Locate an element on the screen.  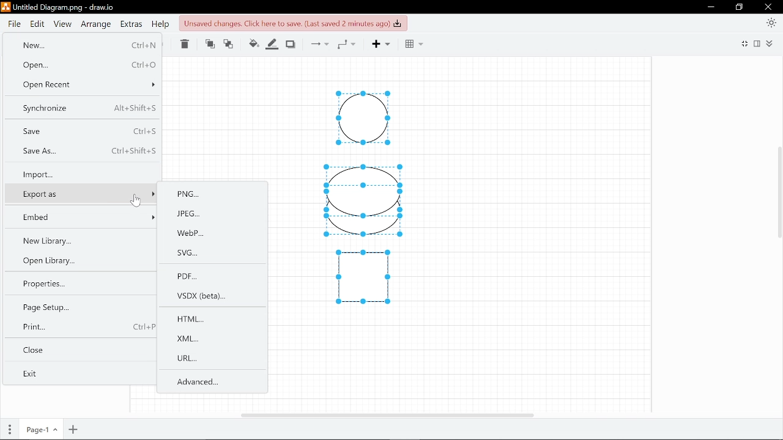
VSDX(beta) is located at coordinates (210, 298).